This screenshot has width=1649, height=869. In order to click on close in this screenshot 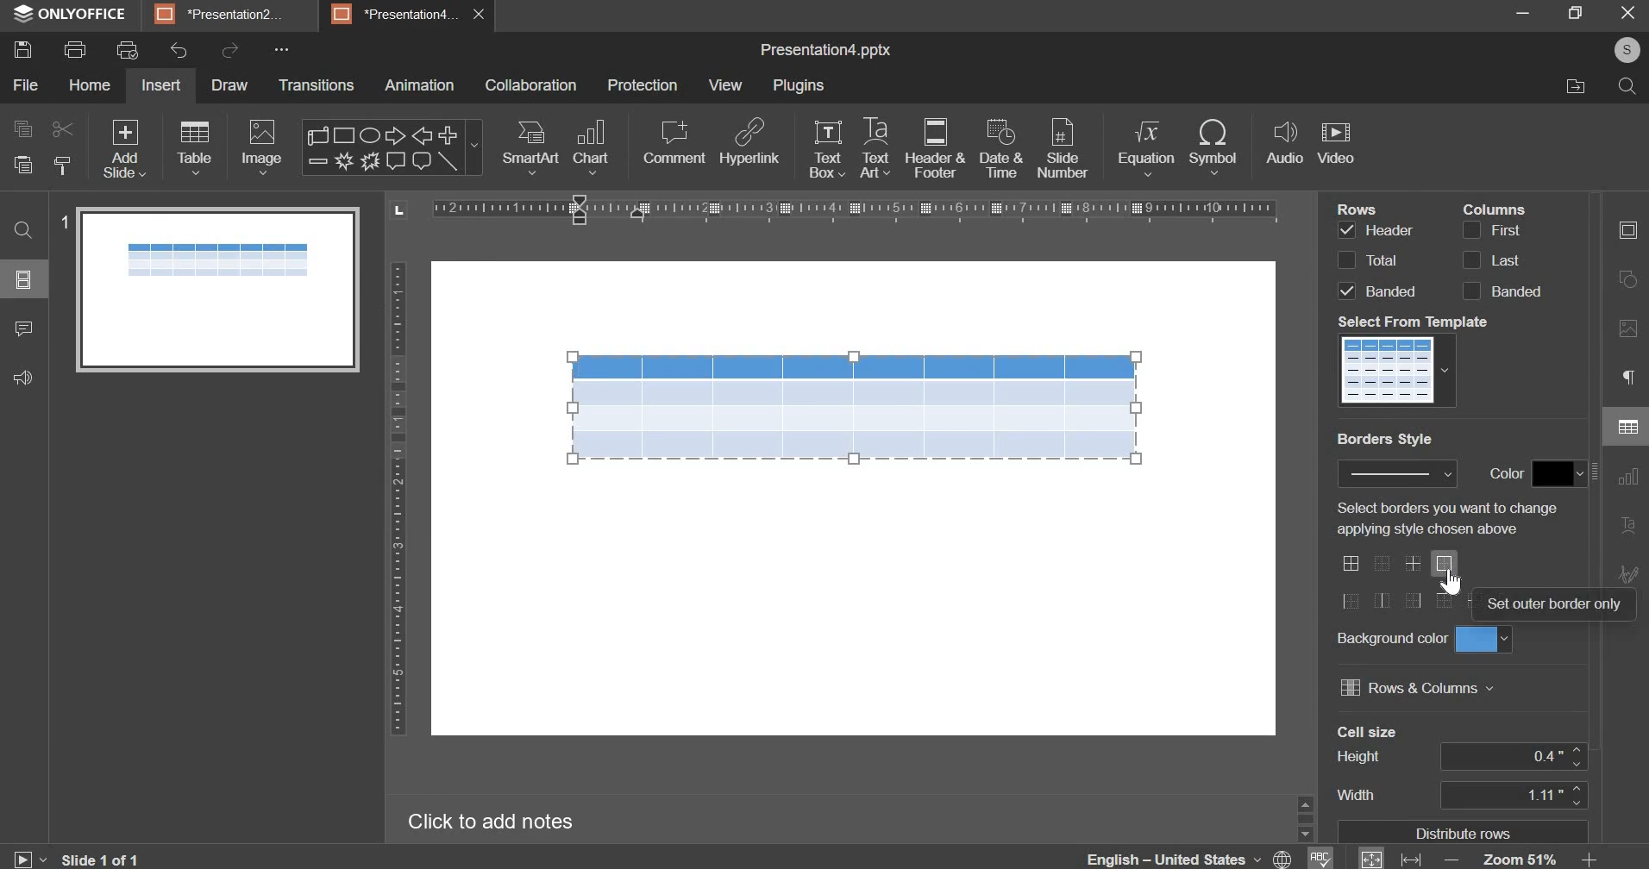, I will do `click(1627, 11)`.